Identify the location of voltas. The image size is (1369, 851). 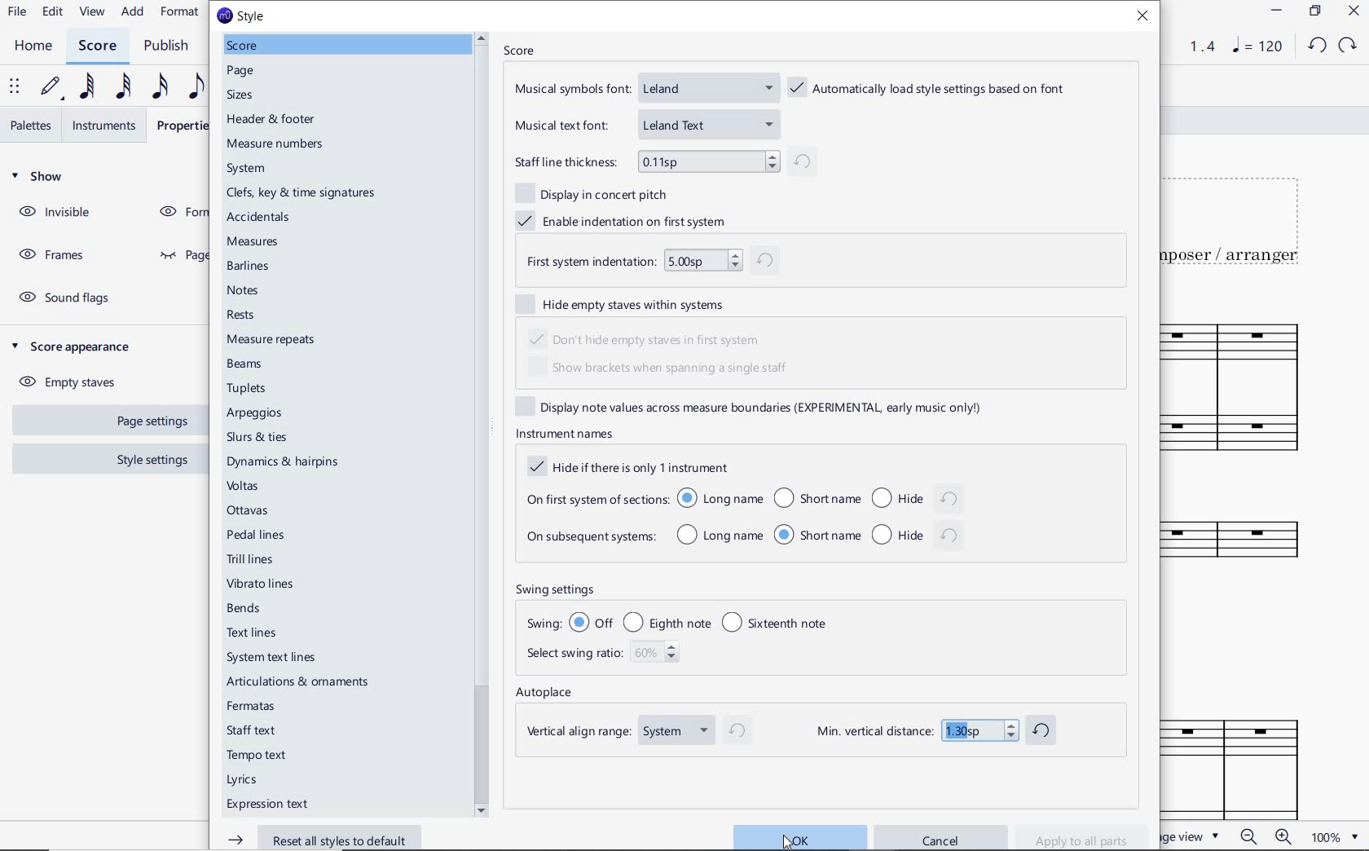
(243, 488).